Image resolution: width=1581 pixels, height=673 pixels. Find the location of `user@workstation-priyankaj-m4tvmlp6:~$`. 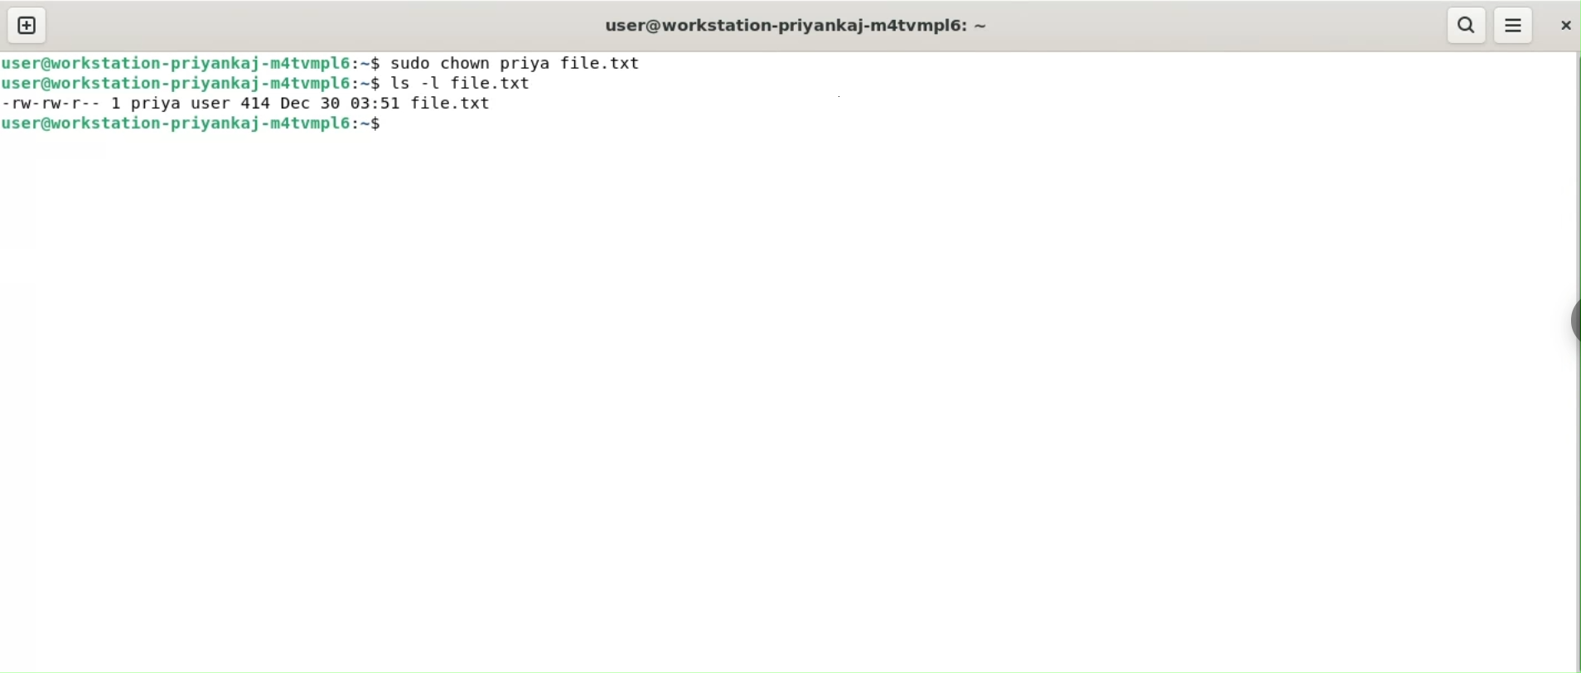

user@workstation-priyankaj-m4tvmlp6:~$ is located at coordinates (205, 125).